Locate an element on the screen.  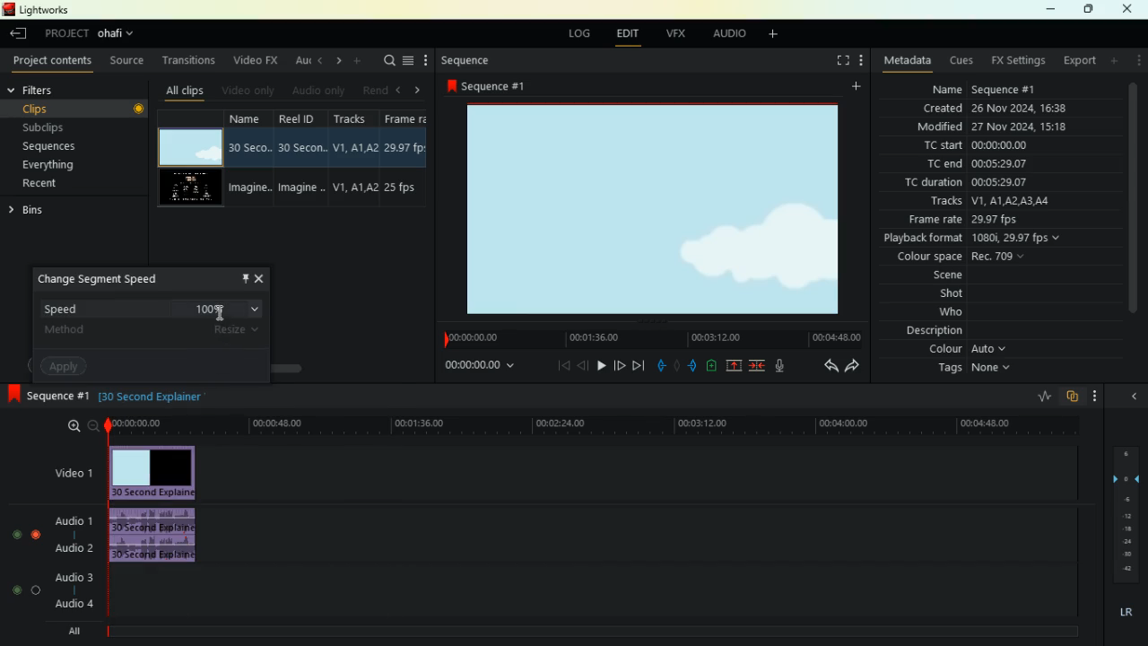
tracks is located at coordinates (355, 159).